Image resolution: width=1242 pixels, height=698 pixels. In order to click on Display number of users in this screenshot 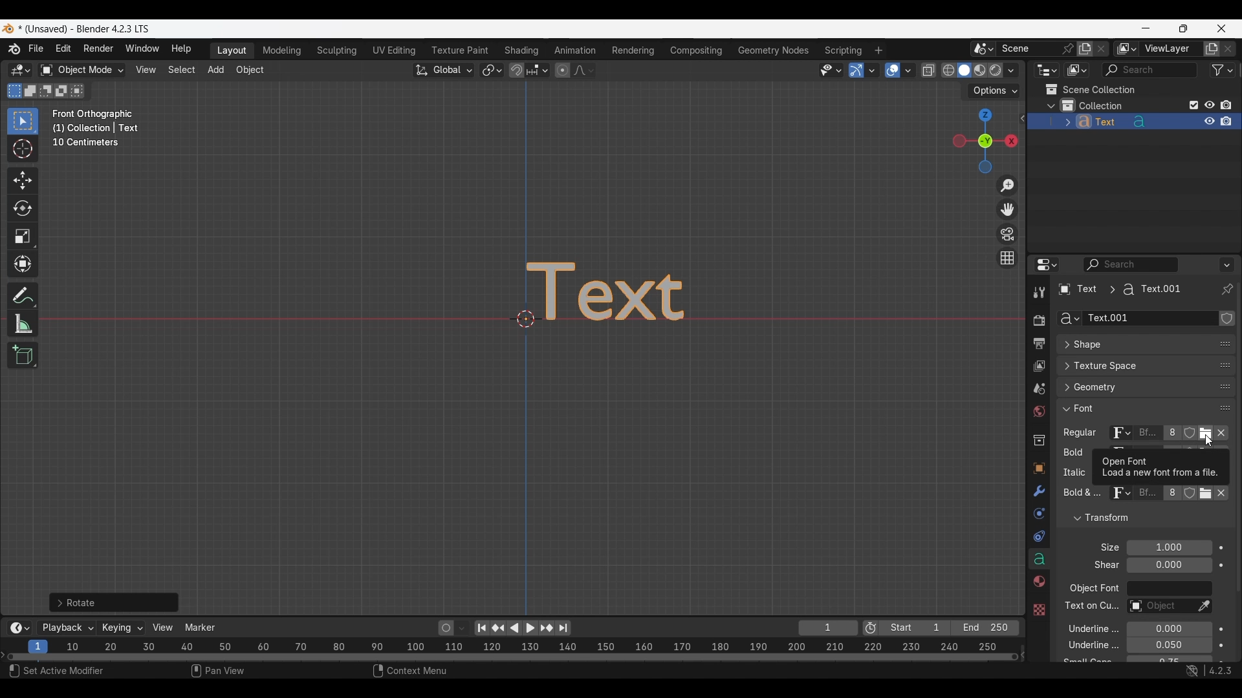, I will do `click(1171, 496)`.